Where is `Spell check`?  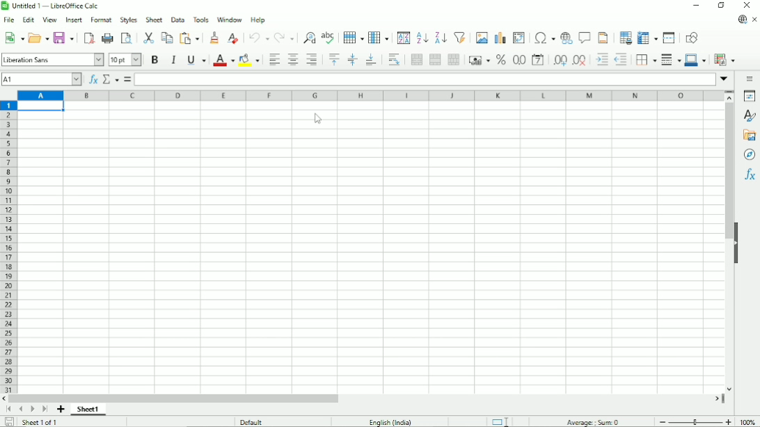
Spell check is located at coordinates (328, 37).